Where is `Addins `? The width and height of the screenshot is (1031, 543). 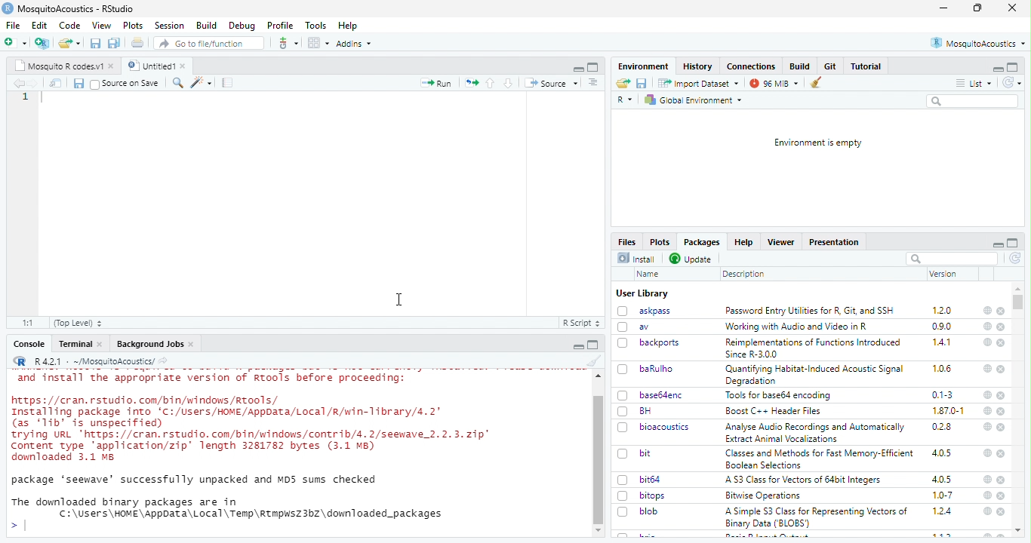 Addins  is located at coordinates (353, 44).